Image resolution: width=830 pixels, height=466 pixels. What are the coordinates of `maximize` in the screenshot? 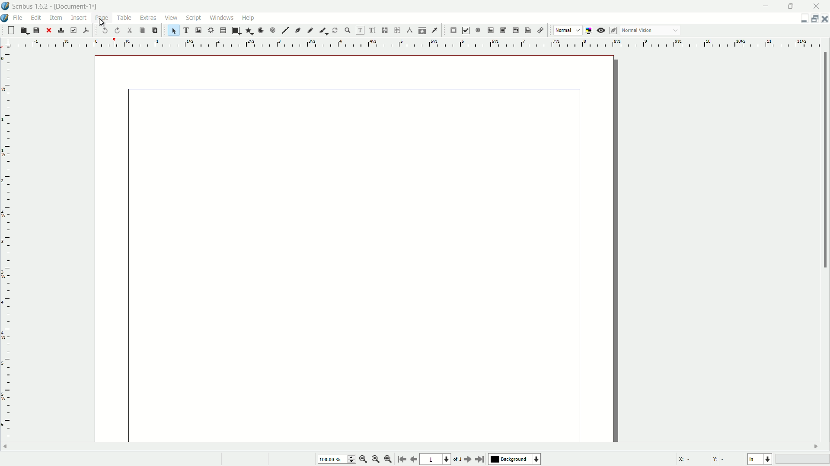 It's located at (792, 6).